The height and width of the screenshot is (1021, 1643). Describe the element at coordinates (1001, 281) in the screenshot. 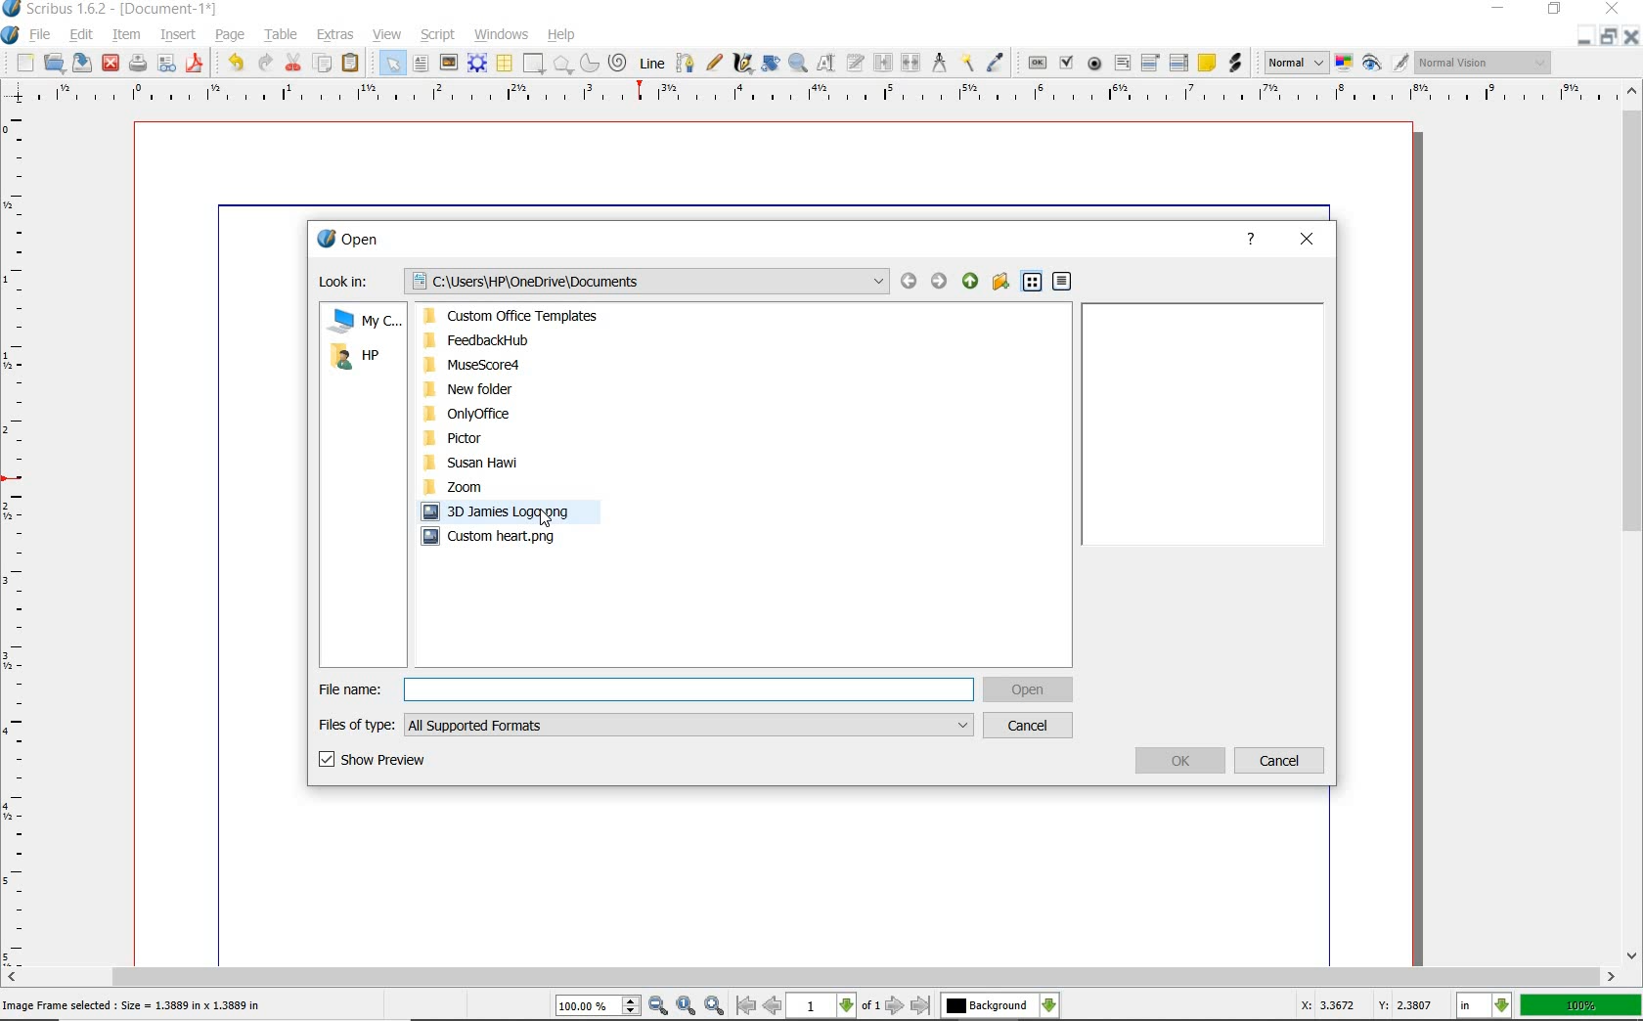

I see `create new folder` at that location.